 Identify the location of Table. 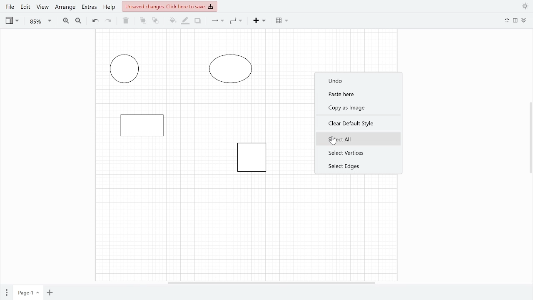
(283, 21).